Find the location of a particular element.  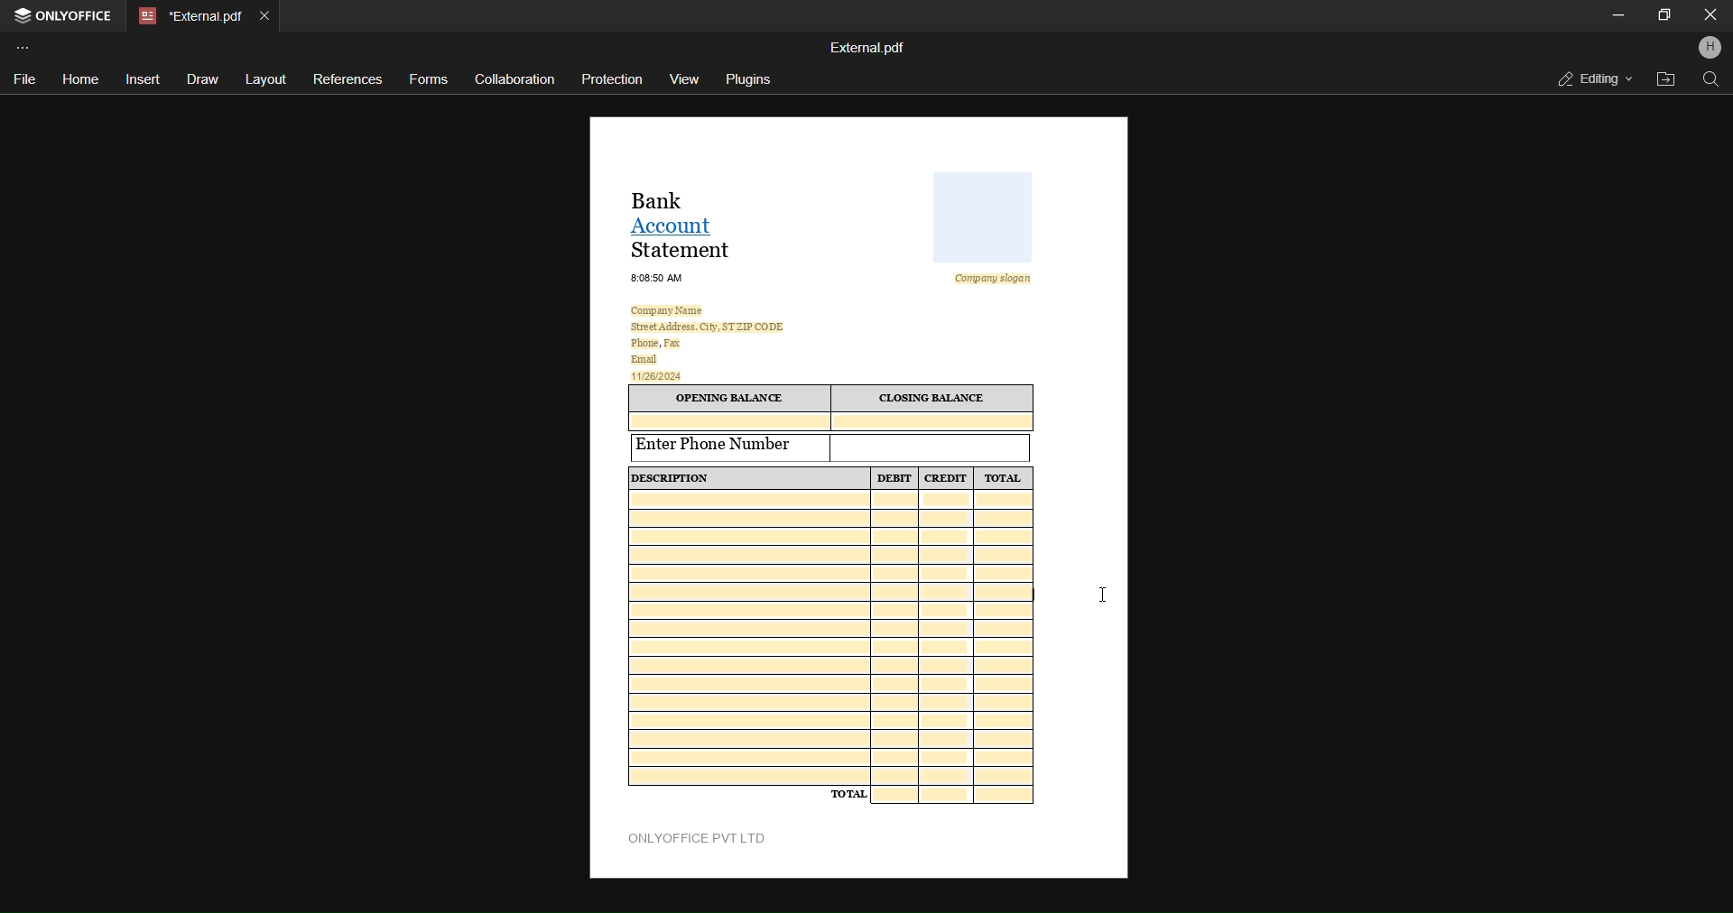

DESCRIPTION is located at coordinates (681, 478).